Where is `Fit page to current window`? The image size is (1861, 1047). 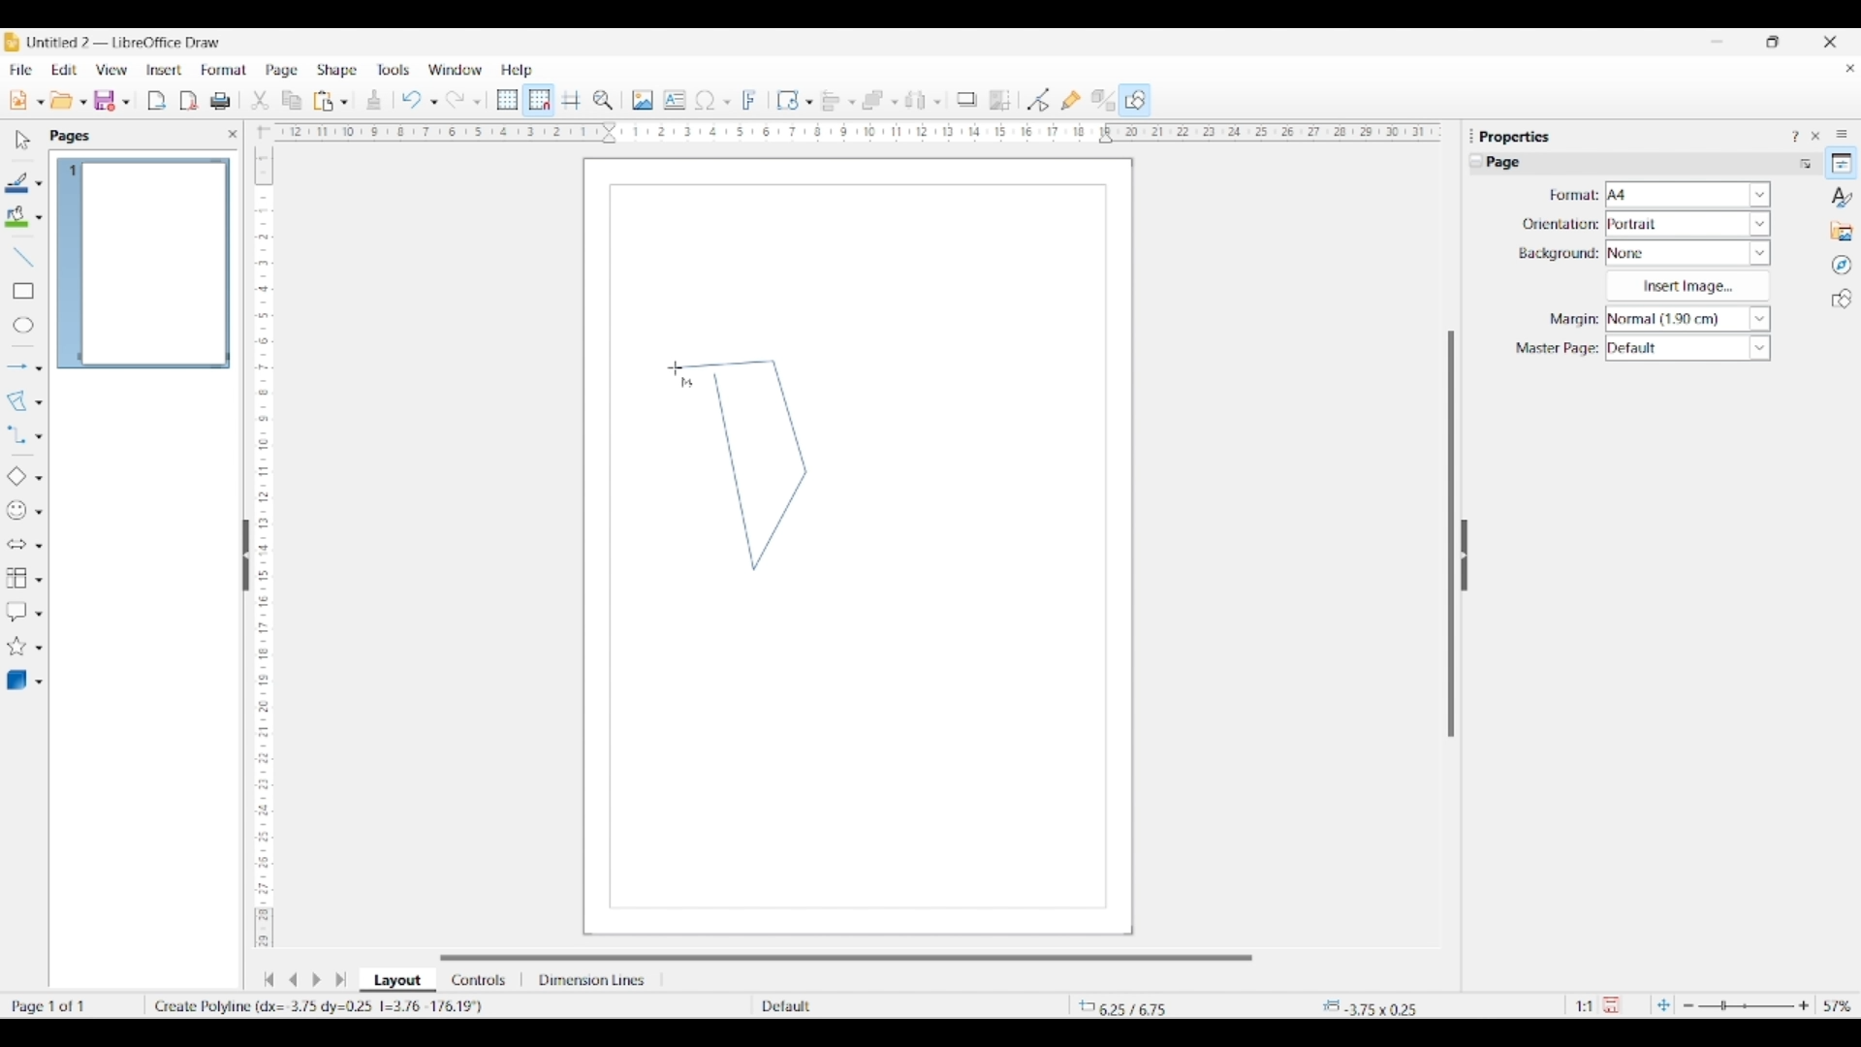 Fit page to current window is located at coordinates (1663, 1004).